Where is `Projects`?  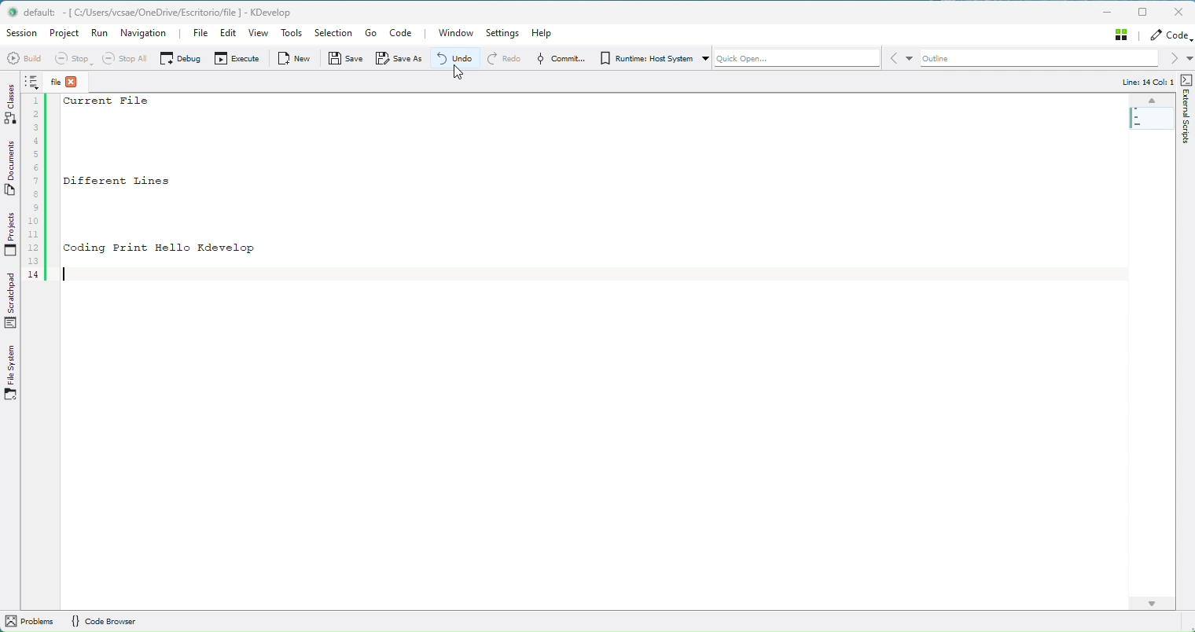
Projects is located at coordinates (13, 230).